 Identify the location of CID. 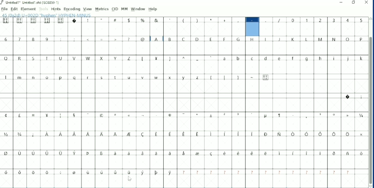
(115, 9).